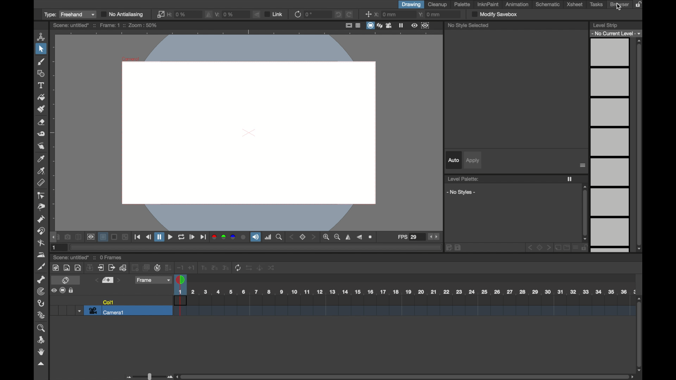 The height and width of the screenshot is (380, 676). Describe the element at coordinates (203, 237) in the screenshot. I see `last frame` at that location.